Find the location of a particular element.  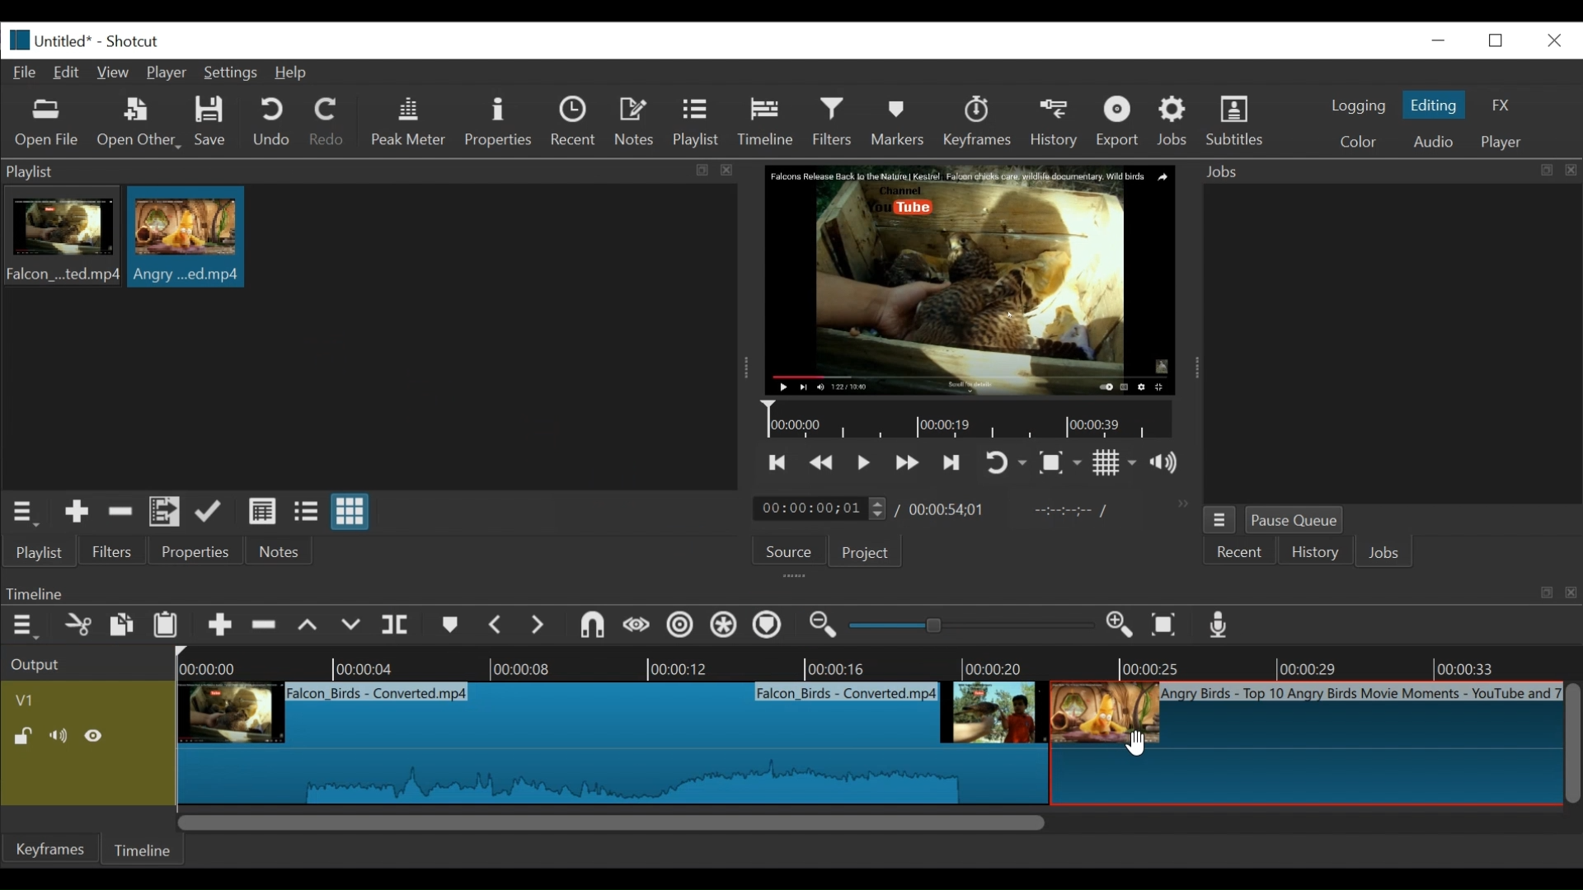

scrub while dragging is located at coordinates (637, 626).